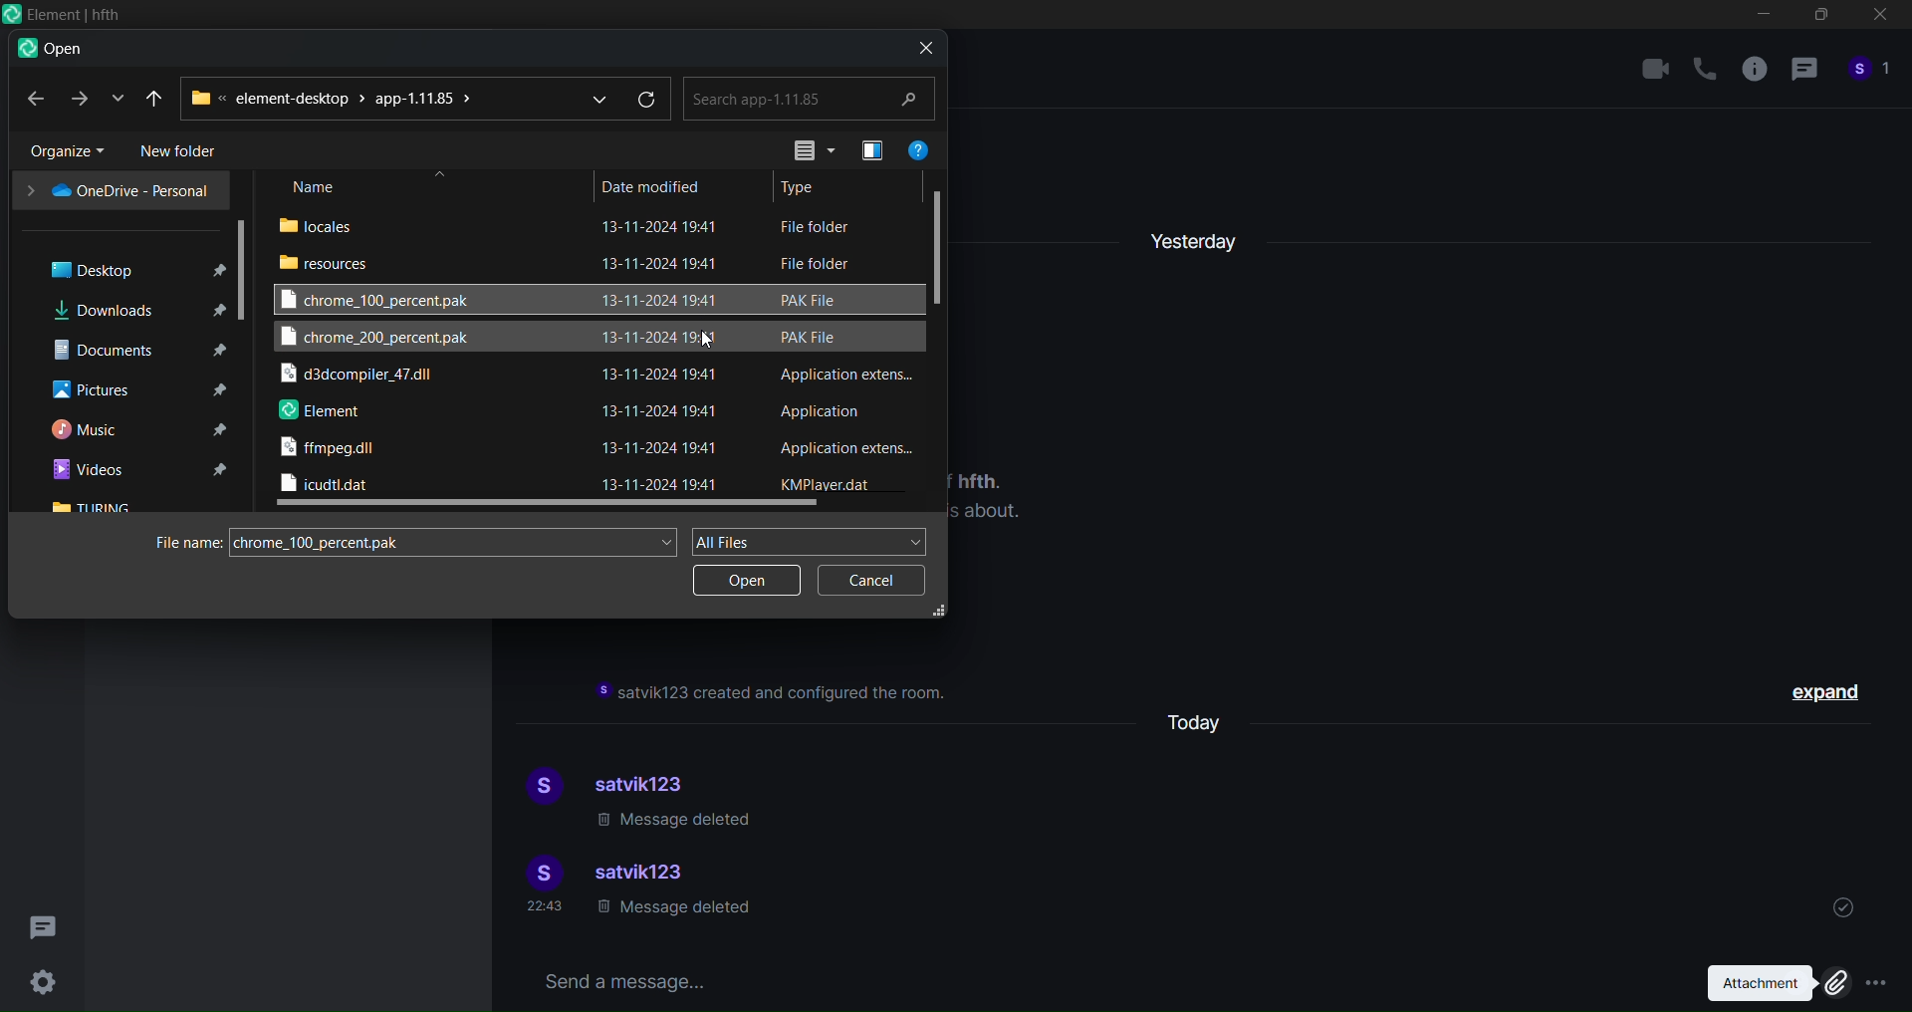 The width and height of the screenshot is (1912, 1012). What do you see at coordinates (386, 299) in the screenshot?
I see `chrome 100` at bounding box center [386, 299].